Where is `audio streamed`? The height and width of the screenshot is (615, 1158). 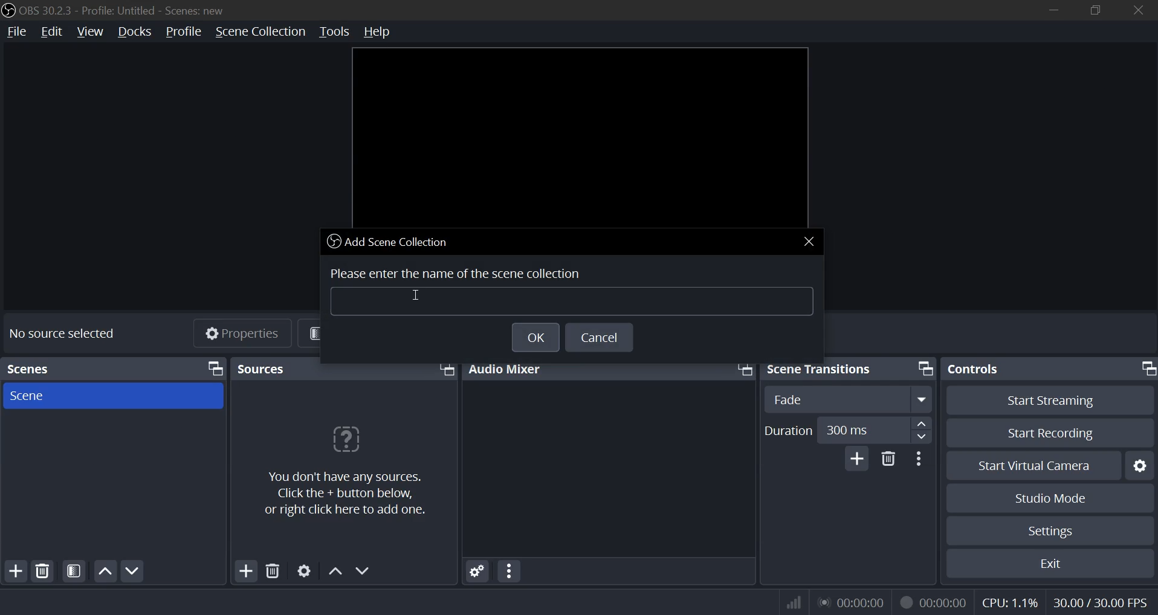
audio streamed is located at coordinates (850, 602).